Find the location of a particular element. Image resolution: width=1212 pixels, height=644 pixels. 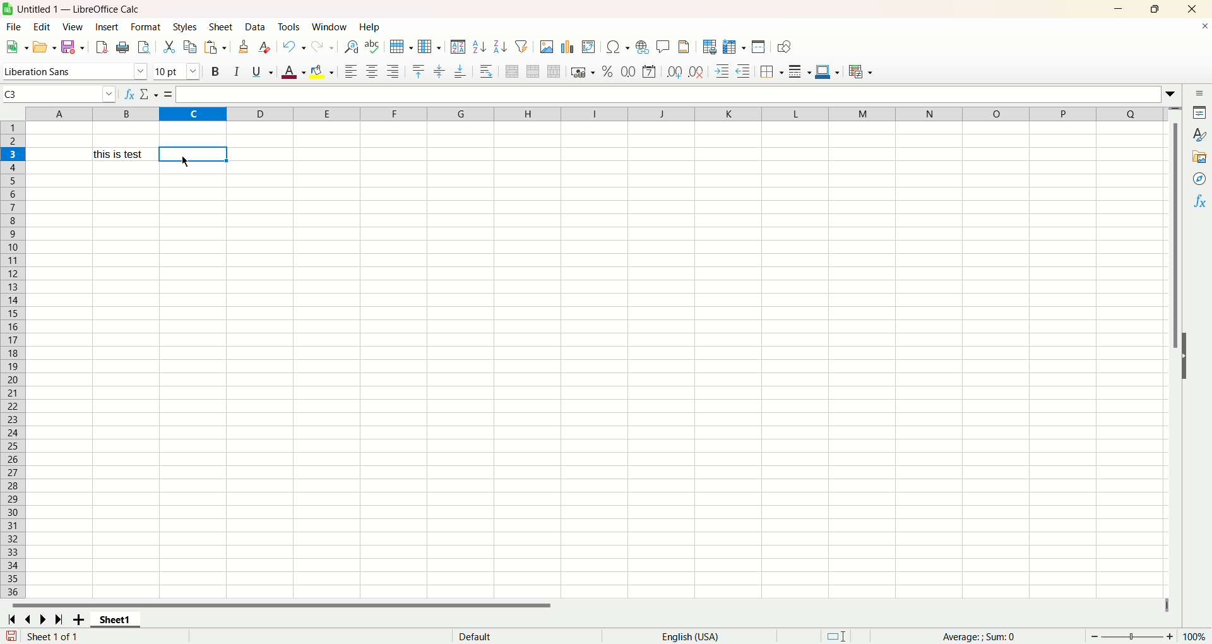

zoom bar is located at coordinates (1133, 635).